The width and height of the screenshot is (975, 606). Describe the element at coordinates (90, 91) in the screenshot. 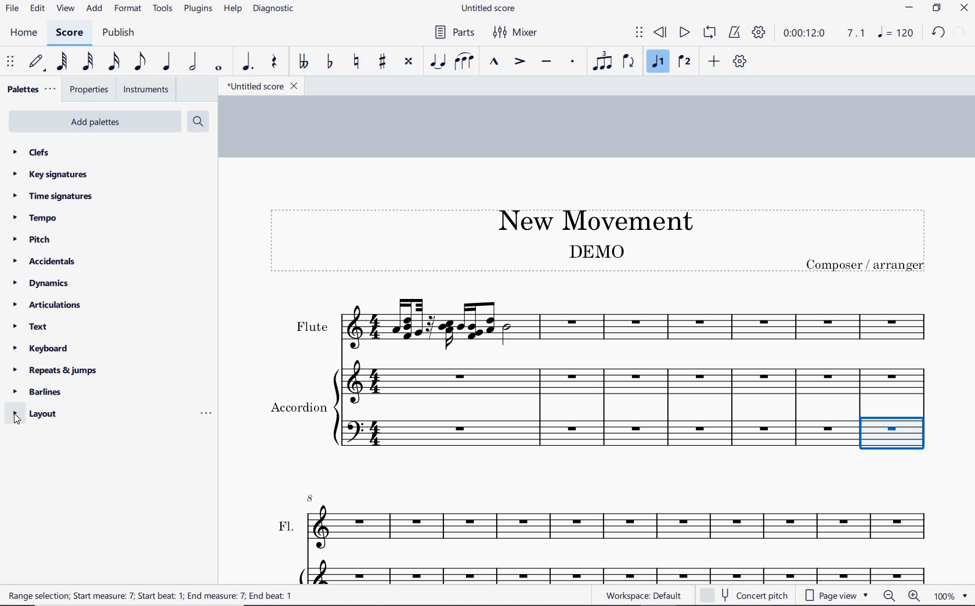

I see `properties` at that location.